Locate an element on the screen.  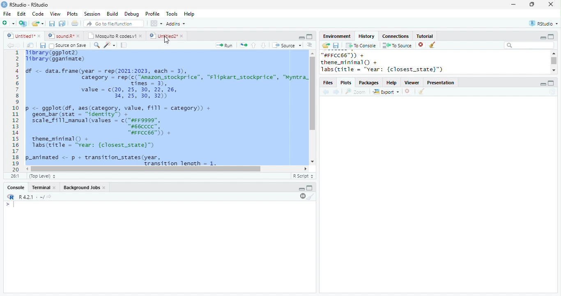
show in new window is located at coordinates (30, 45).